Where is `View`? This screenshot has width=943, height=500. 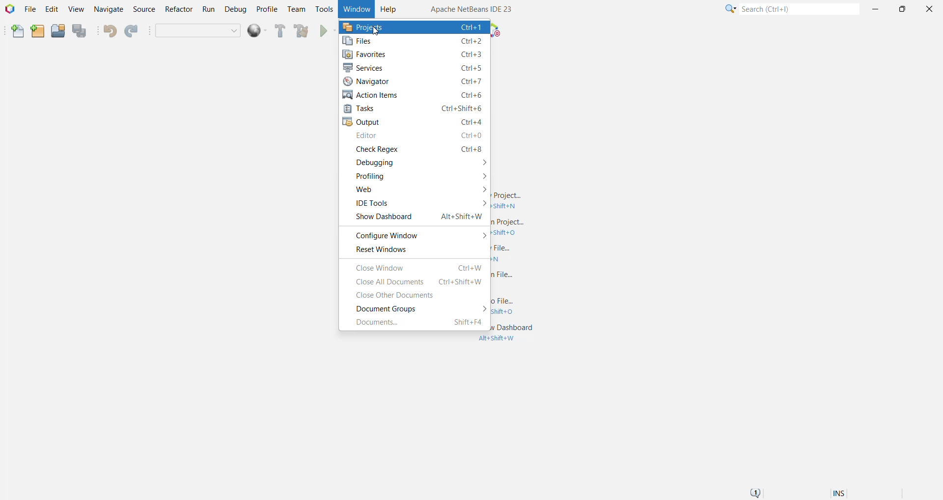 View is located at coordinates (76, 10).